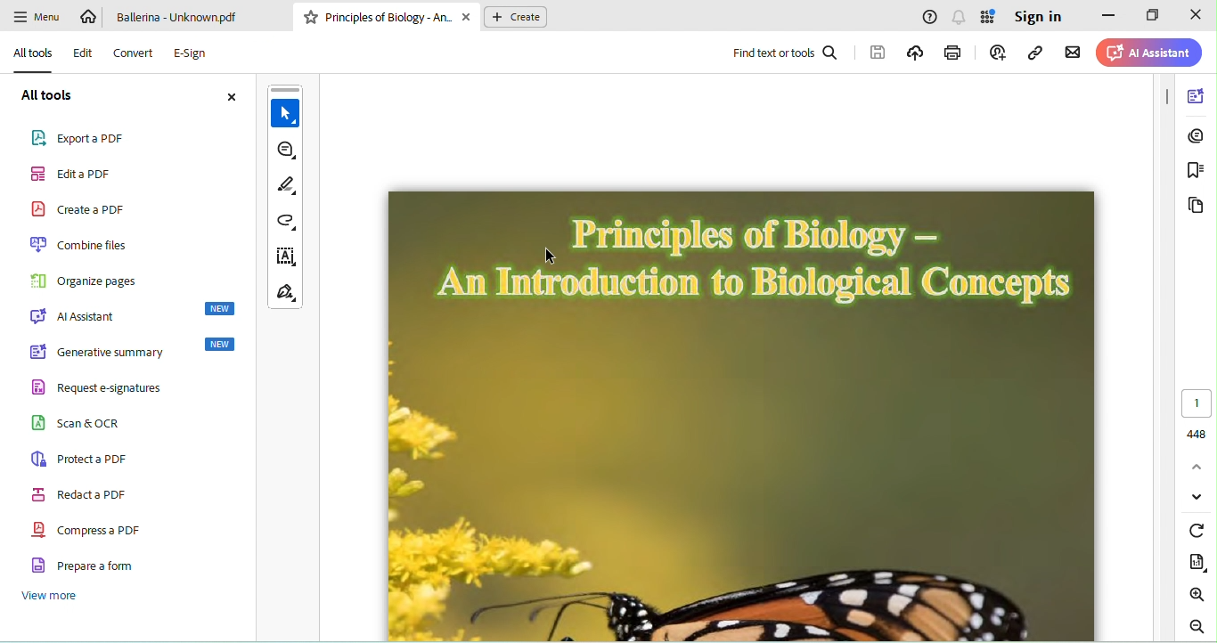  What do you see at coordinates (85, 280) in the screenshot?
I see `organize pages` at bounding box center [85, 280].